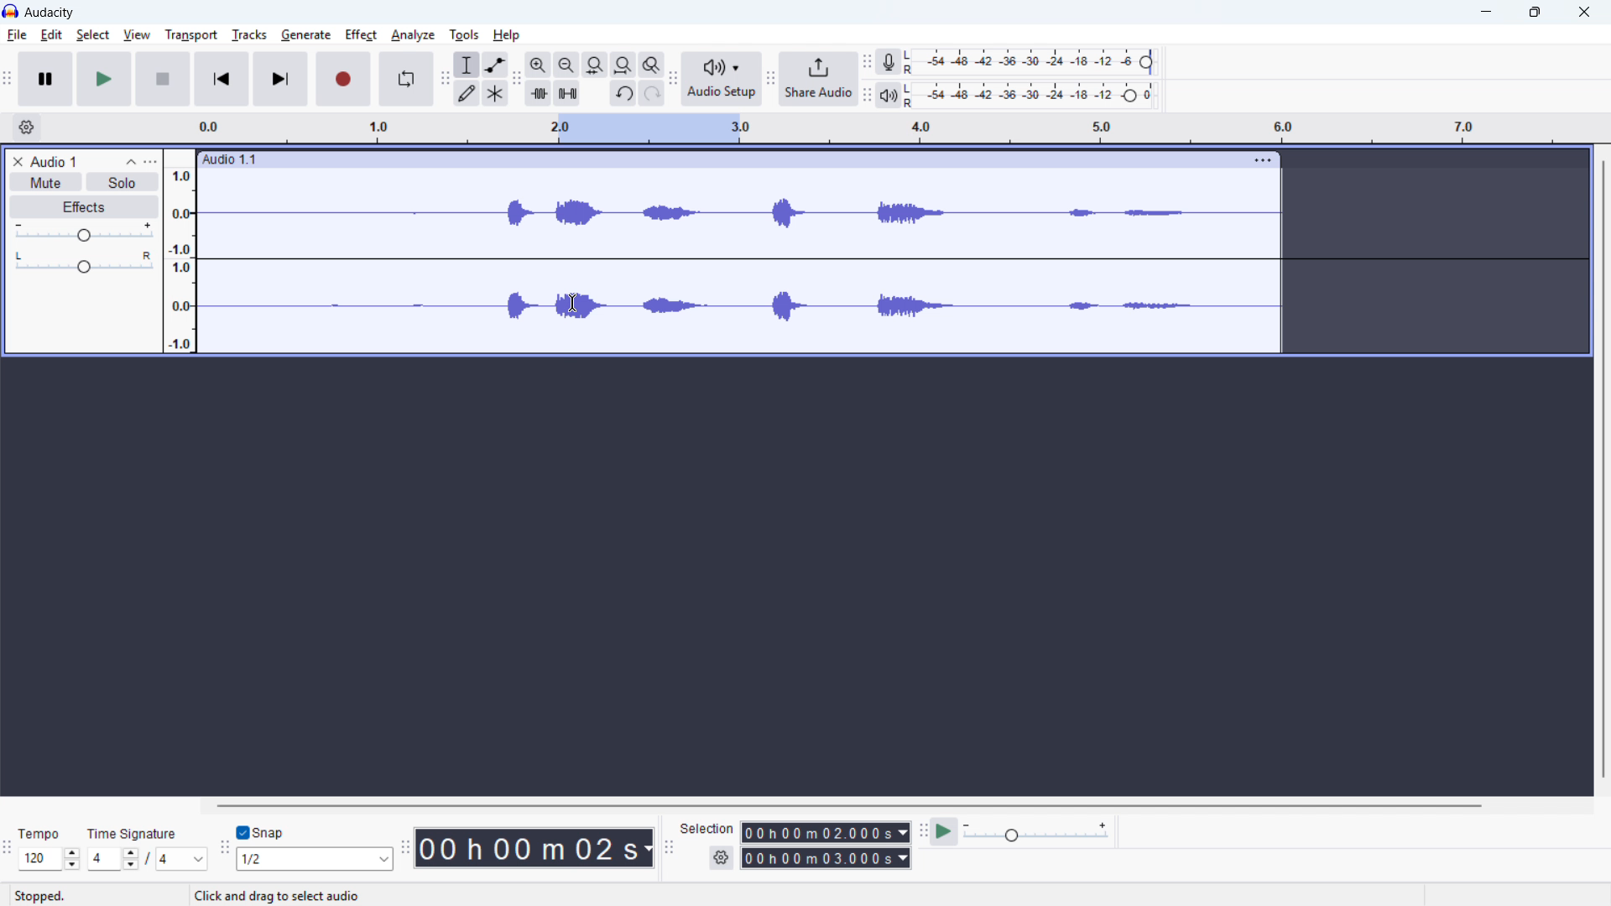 The width and height of the screenshot is (1611, 906). What do you see at coordinates (844, 805) in the screenshot?
I see `Horizontal scroll bar` at bounding box center [844, 805].